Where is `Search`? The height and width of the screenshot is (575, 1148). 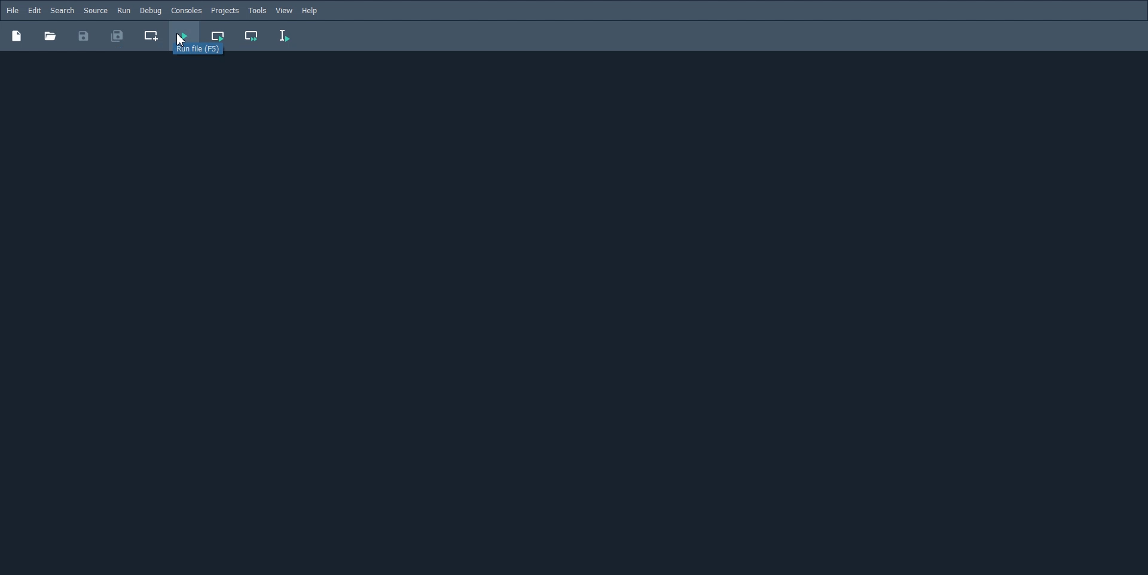
Search is located at coordinates (62, 11).